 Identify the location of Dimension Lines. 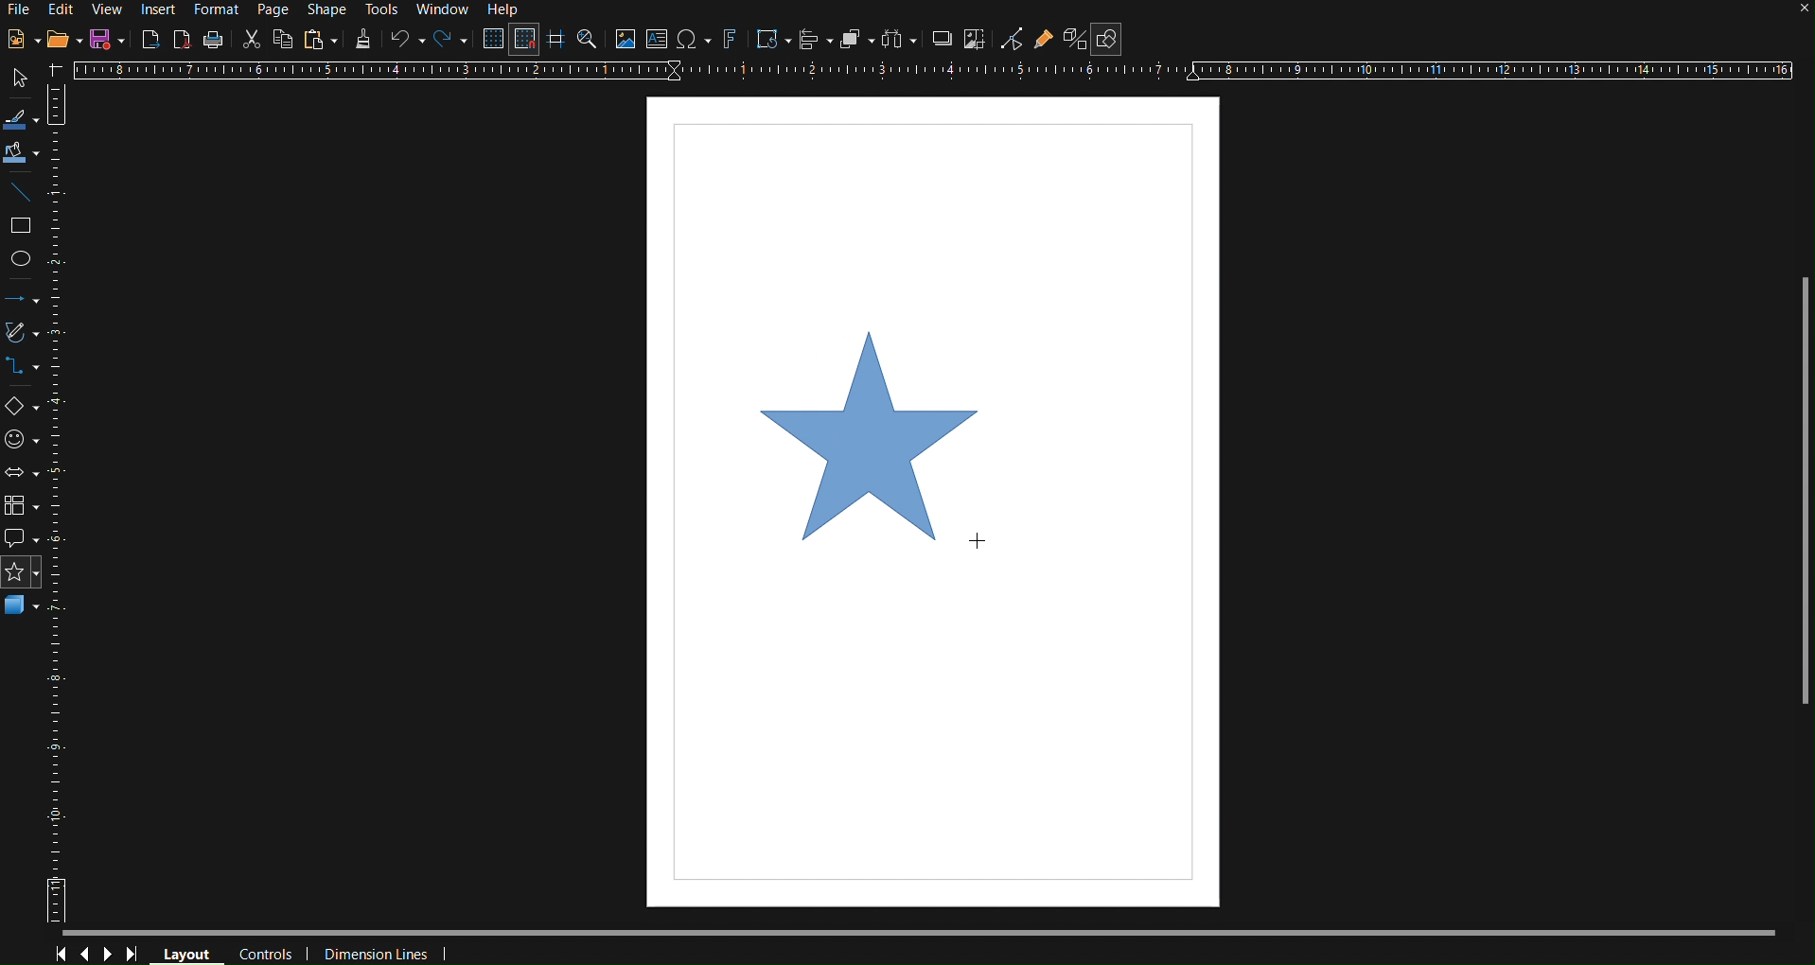
(373, 951).